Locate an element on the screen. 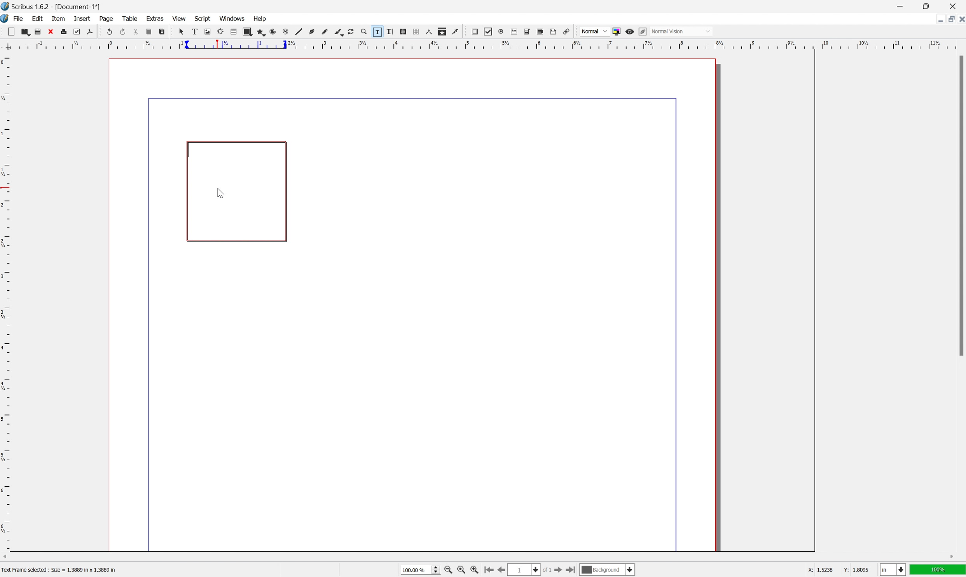 The image size is (966, 577). line is located at coordinates (299, 32).